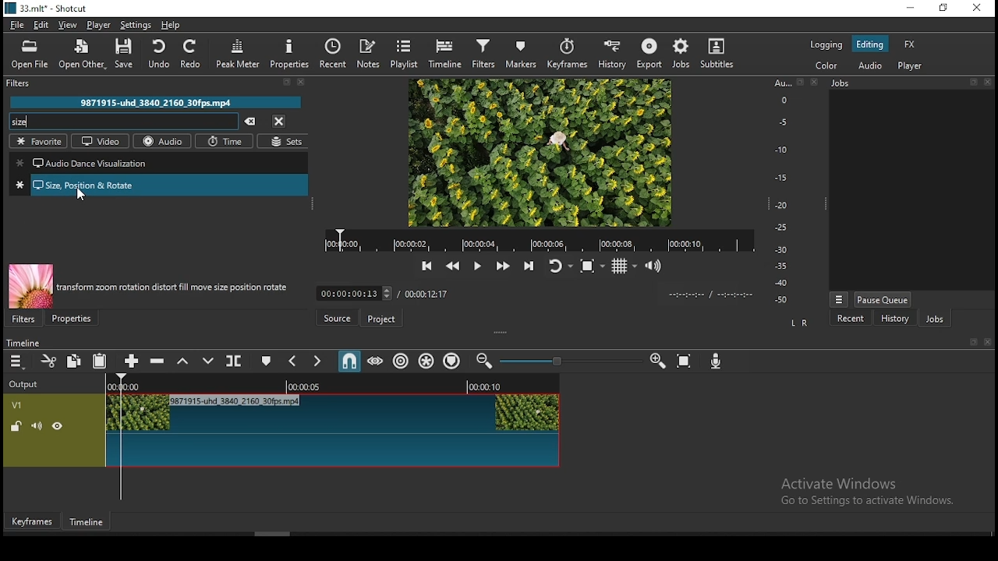 The image size is (998, 561). Describe the element at coordinates (373, 361) in the screenshot. I see `scrub while dragging` at that location.